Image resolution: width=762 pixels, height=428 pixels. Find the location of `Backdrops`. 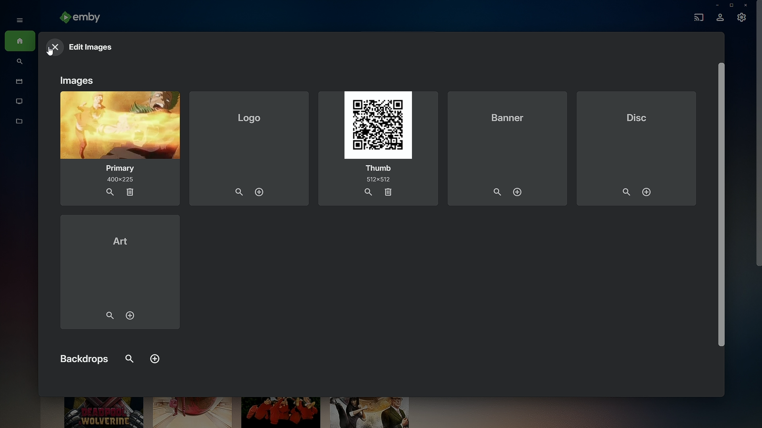

Backdrops is located at coordinates (84, 358).